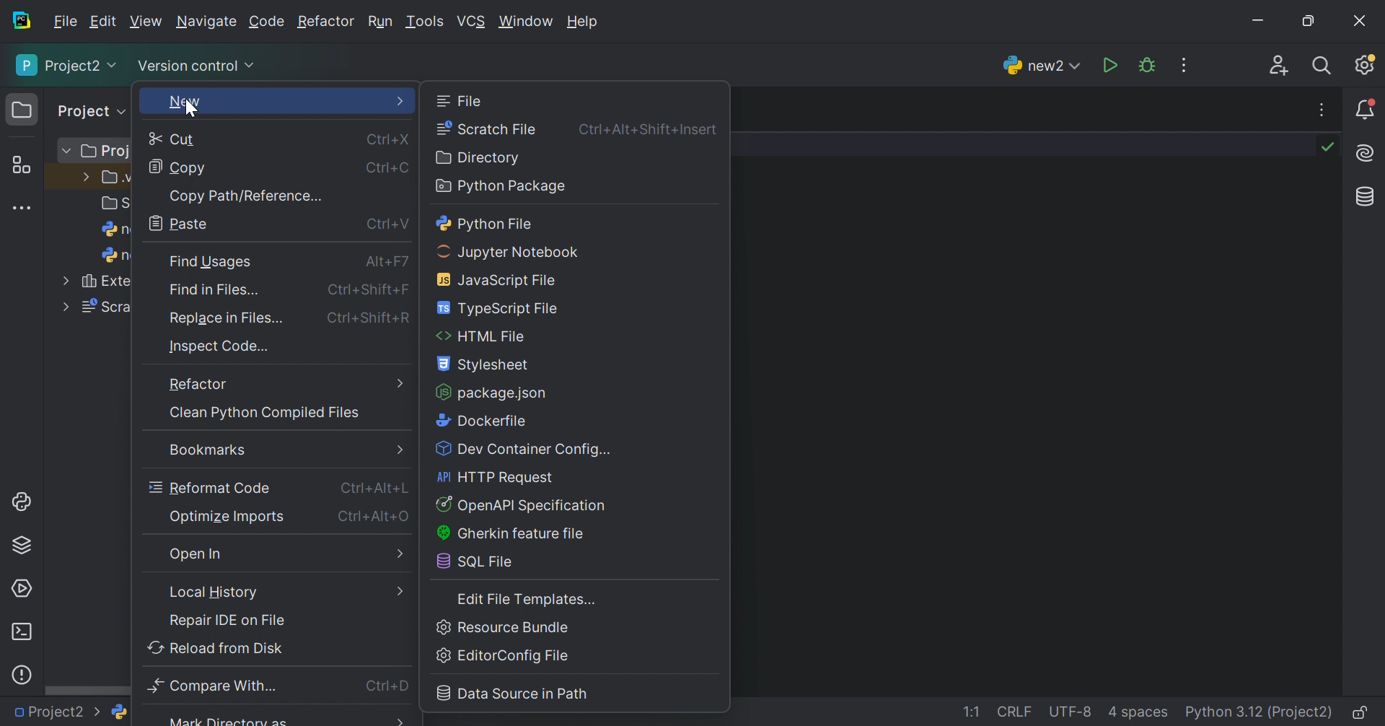 Image resolution: width=1385 pixels, height=726 pixels. I want to click on Project, so click(87, 111).